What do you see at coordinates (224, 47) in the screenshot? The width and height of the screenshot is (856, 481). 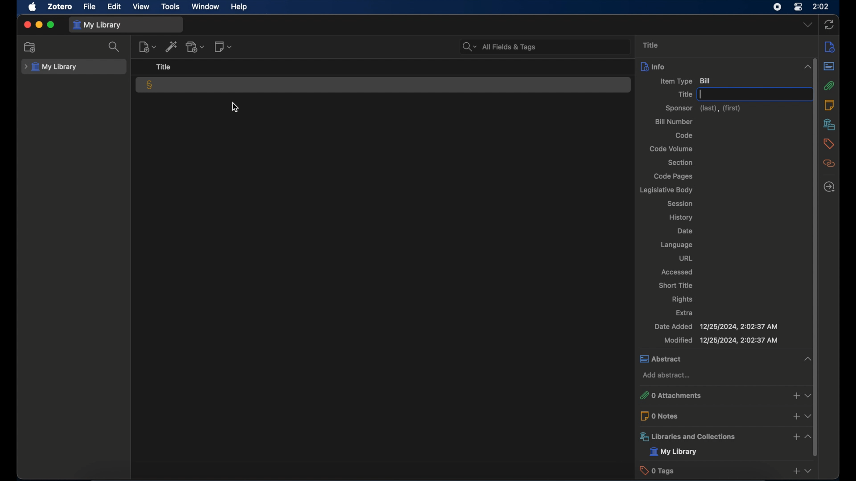 I see `new notes` at bounding box center [224, 47].